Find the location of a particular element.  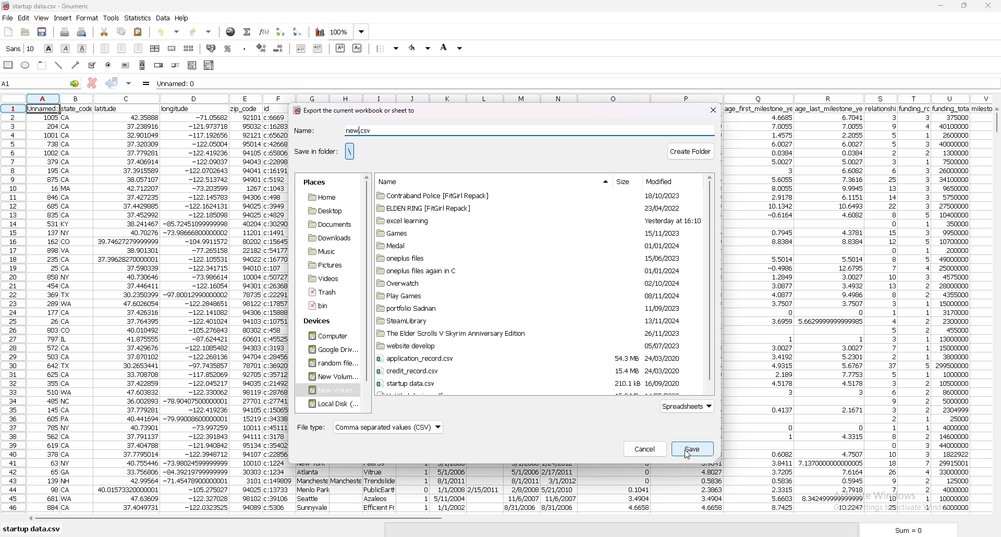

data is located at coordinates (449, 486).